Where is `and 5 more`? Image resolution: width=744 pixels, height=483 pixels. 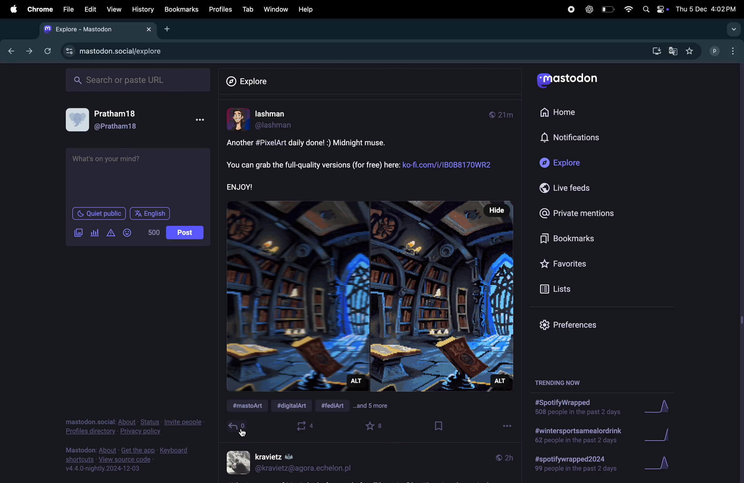 and 5 more is located at coordinates (377, 407).